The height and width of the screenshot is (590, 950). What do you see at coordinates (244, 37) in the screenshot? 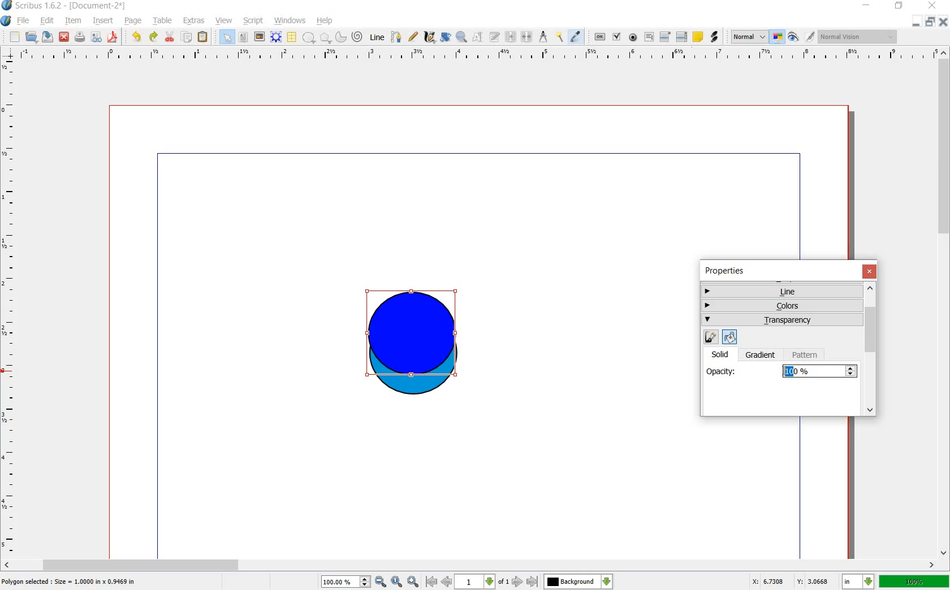
I see `text frame` at bounding box center [244, 37].